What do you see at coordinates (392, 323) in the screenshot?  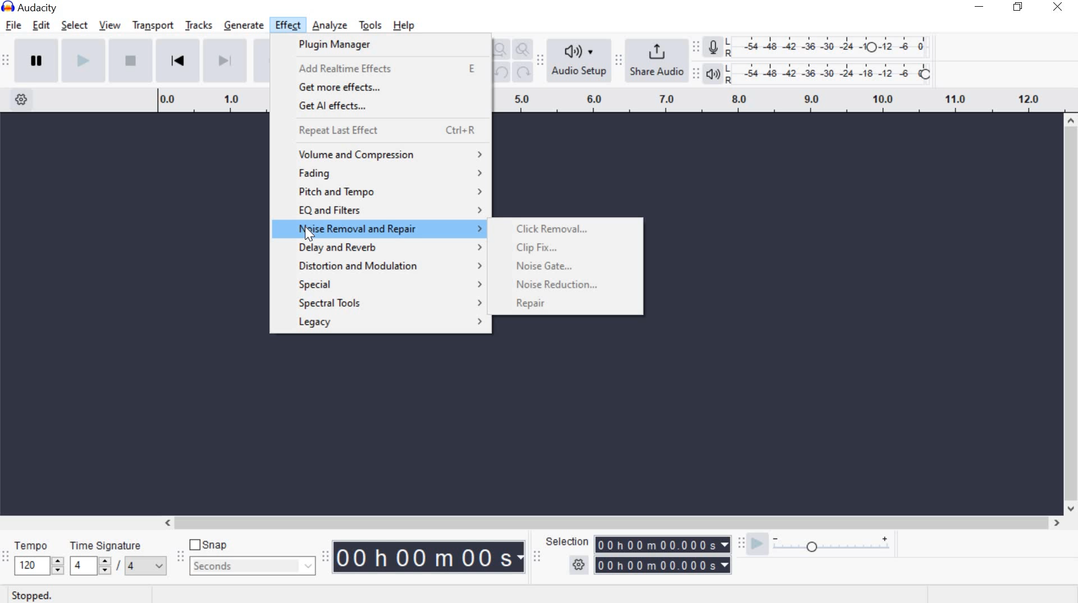 I see `legacy` at bounding box center [392, 323].